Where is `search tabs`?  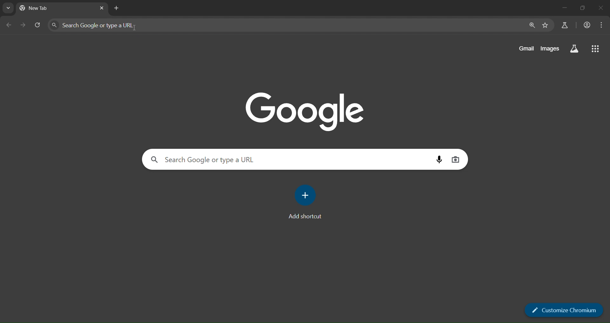
search tabs is located at coordinates (8, 8).